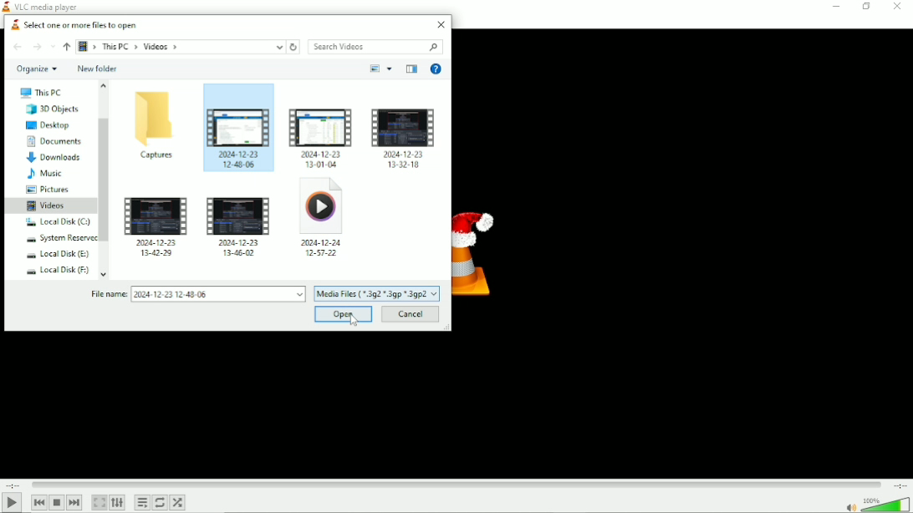 This screenshot has width=913, height=513. What do you see at coordinates (320, 136) in the screenshot?
I see `video` at bounding box center [320, 136].